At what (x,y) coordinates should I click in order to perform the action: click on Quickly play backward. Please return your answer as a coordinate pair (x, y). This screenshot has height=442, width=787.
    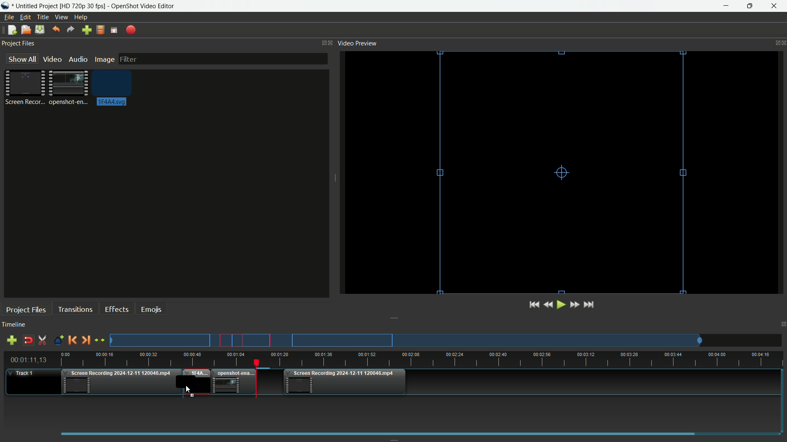
    Looking at the image, I should click on (550, 304).